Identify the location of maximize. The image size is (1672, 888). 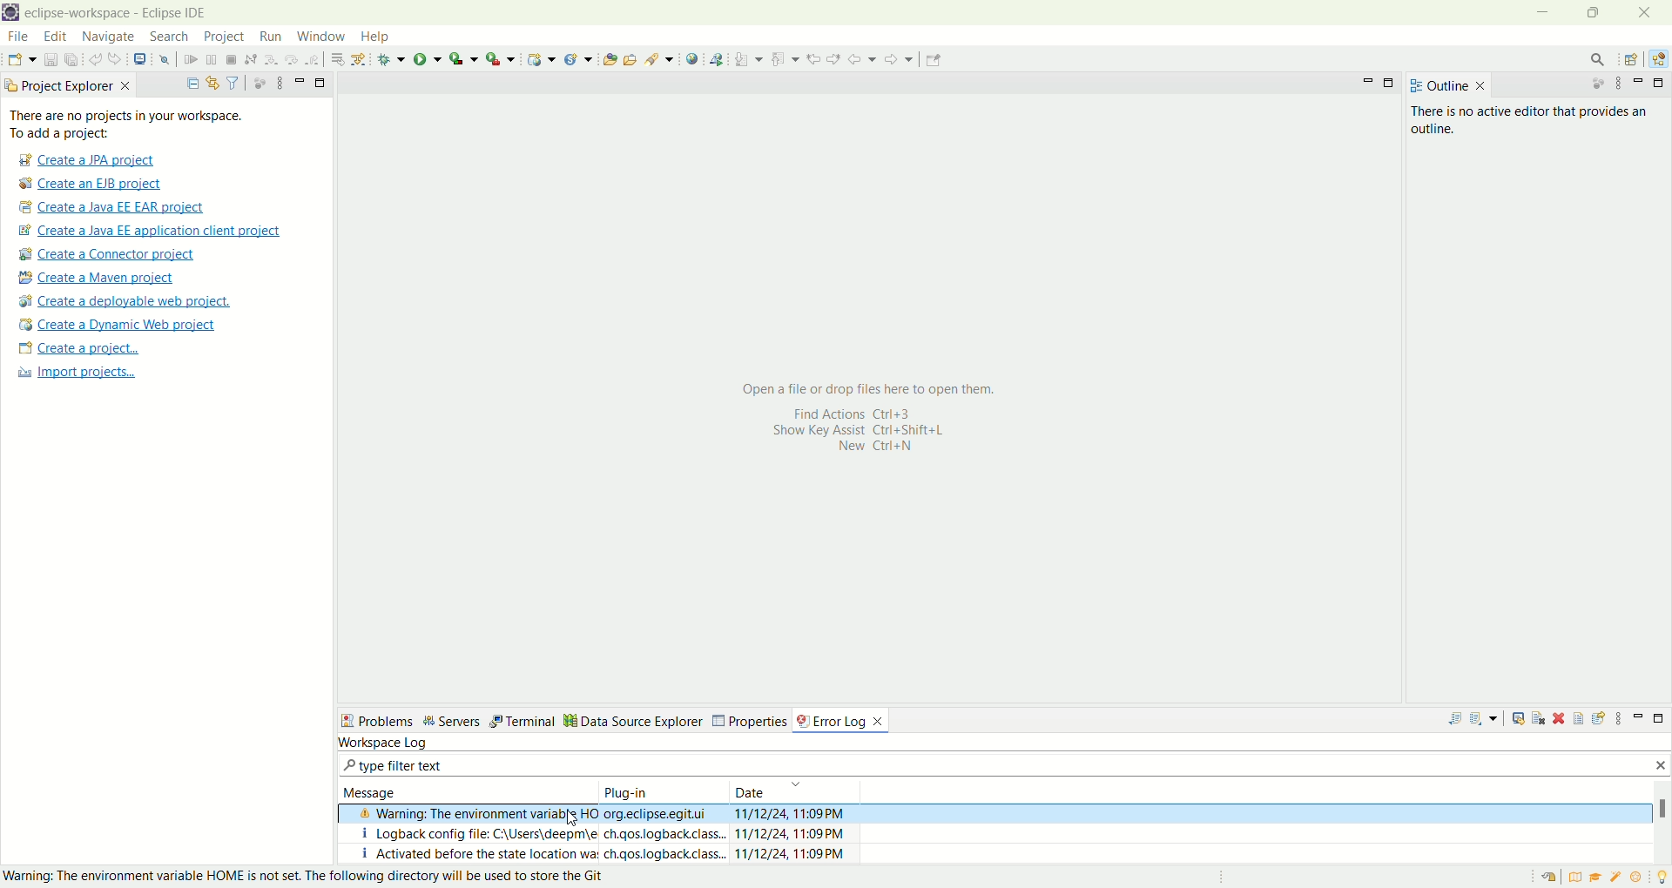
(1594, 13).